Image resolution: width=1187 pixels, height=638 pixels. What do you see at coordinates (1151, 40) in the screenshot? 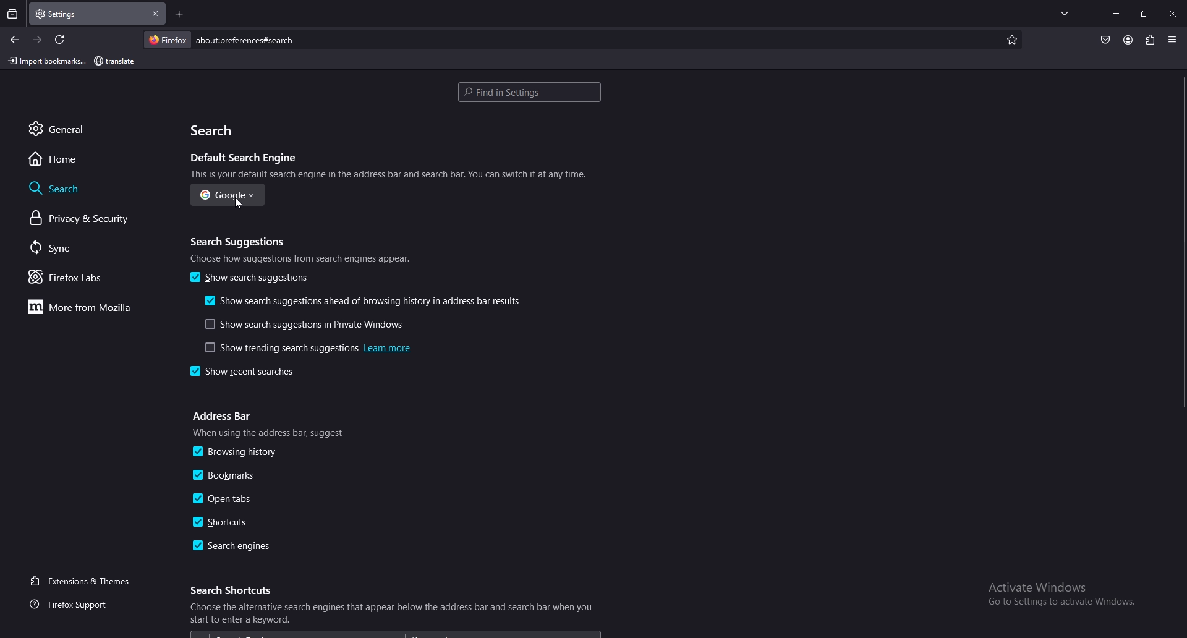
I see `extensions` at bounding box center [1151, 40].